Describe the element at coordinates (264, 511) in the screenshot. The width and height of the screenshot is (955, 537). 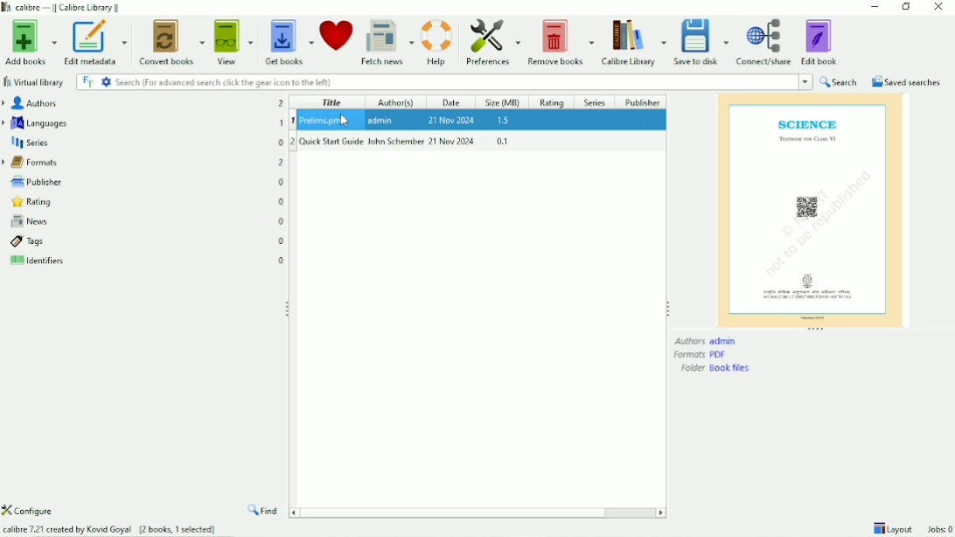
I see `Find` at that location.